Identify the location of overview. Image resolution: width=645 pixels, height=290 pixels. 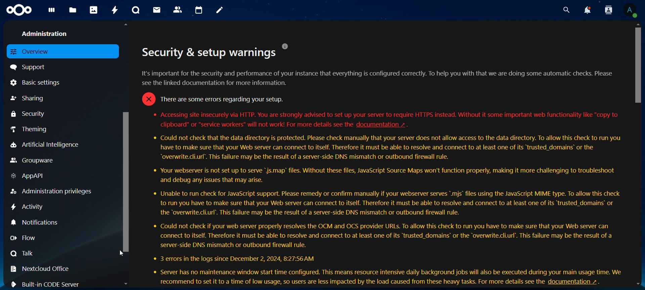
(33, 51).